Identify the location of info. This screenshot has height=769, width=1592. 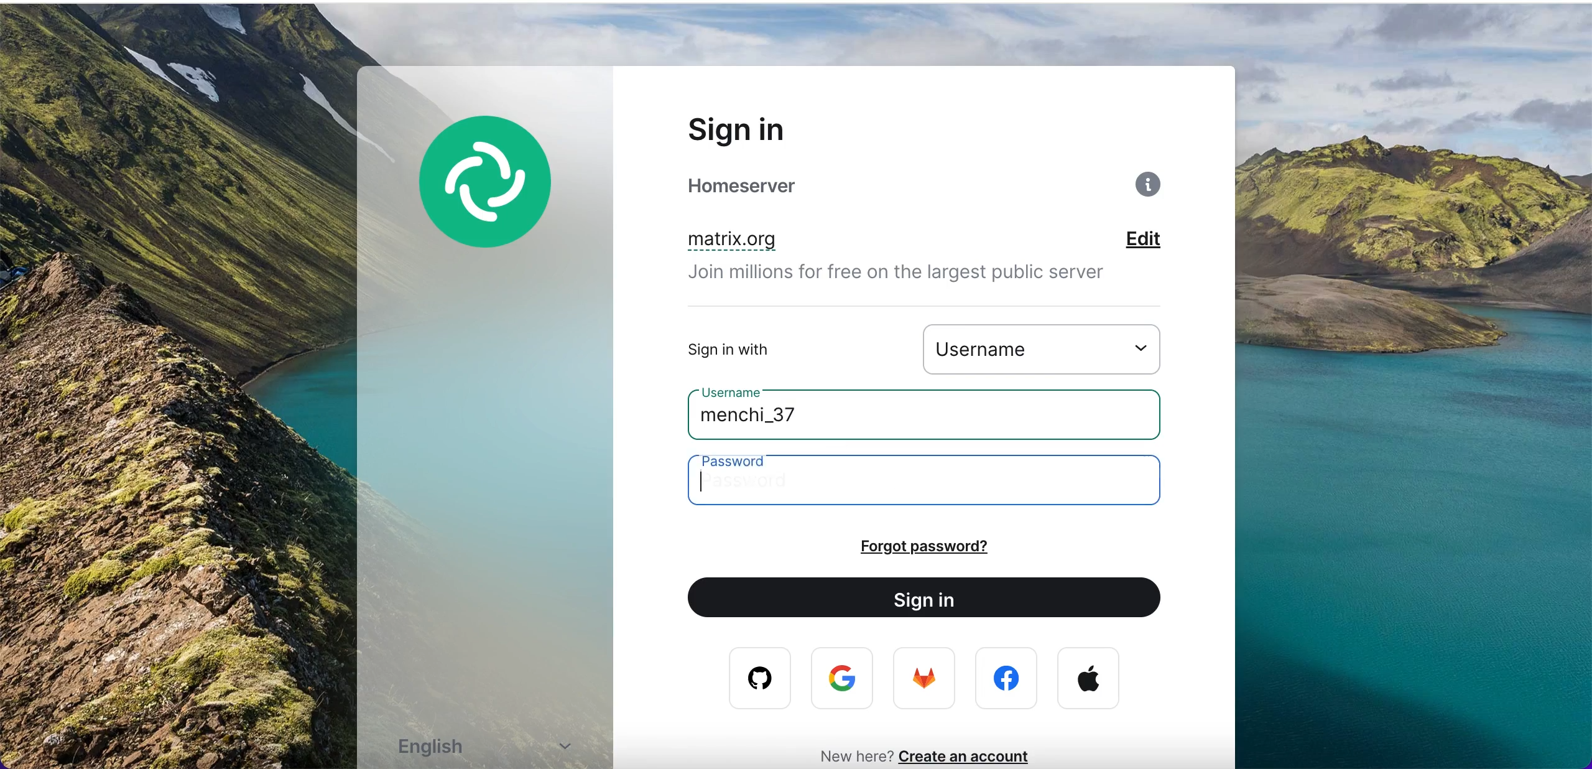
(1151, 189).